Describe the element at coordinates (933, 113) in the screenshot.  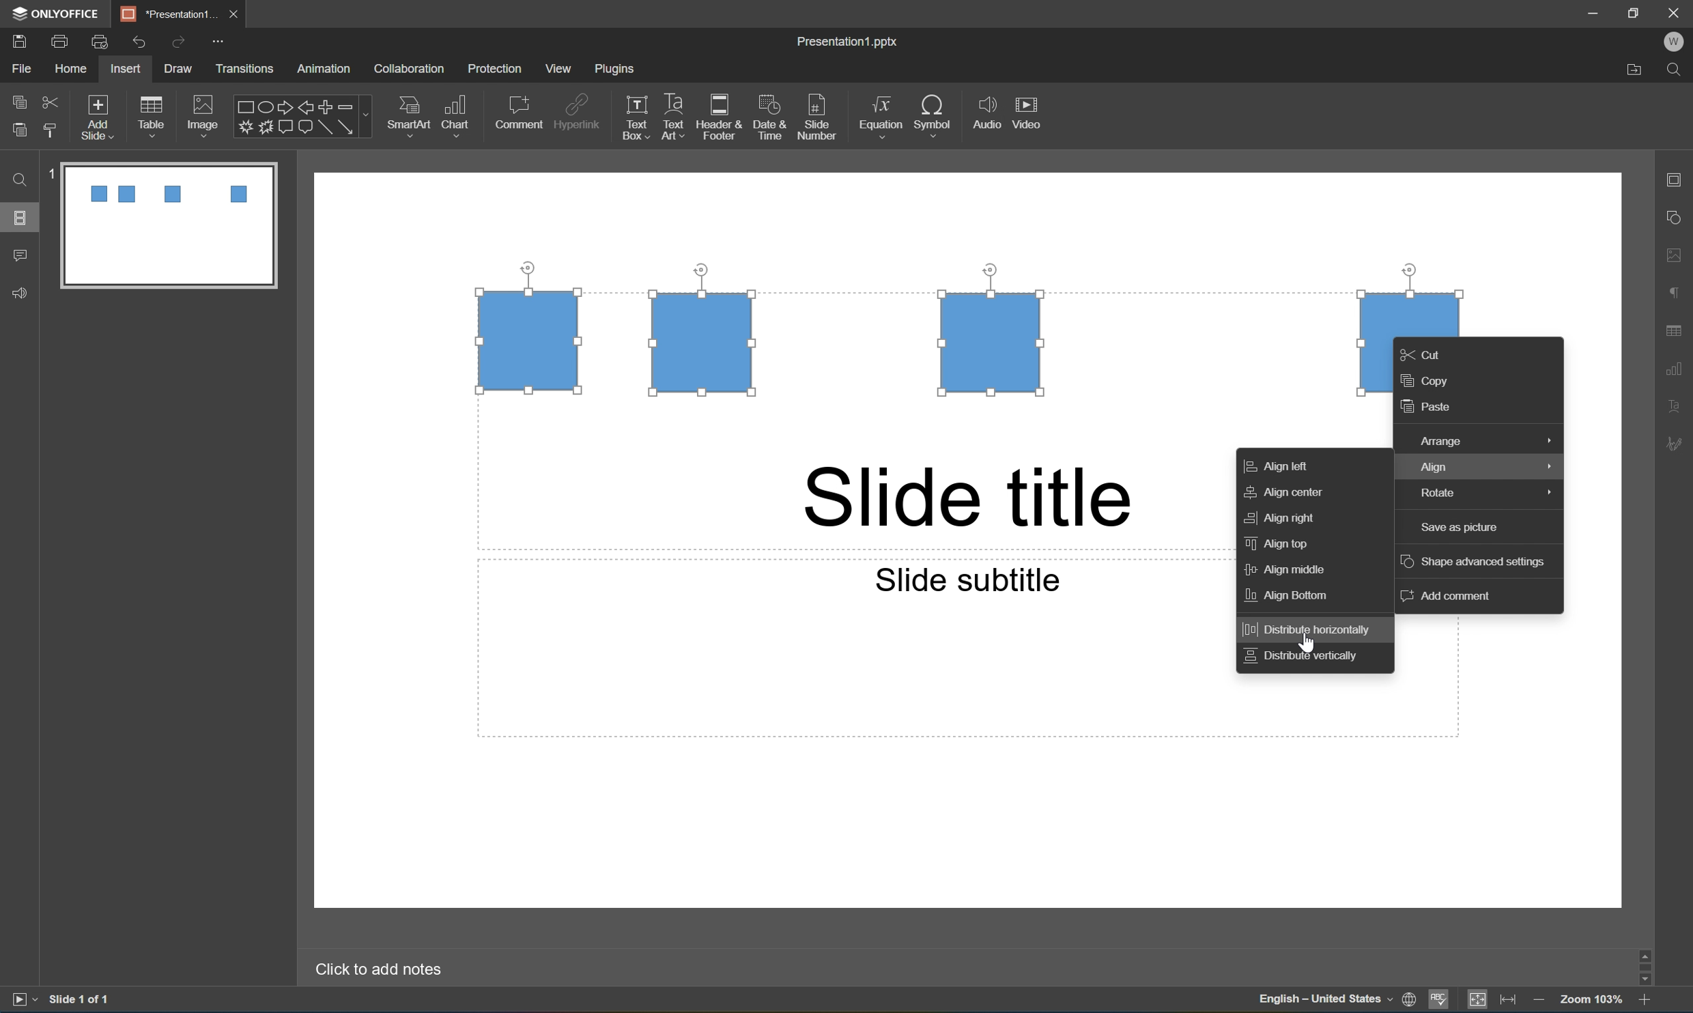
I see `symbol` at that location.